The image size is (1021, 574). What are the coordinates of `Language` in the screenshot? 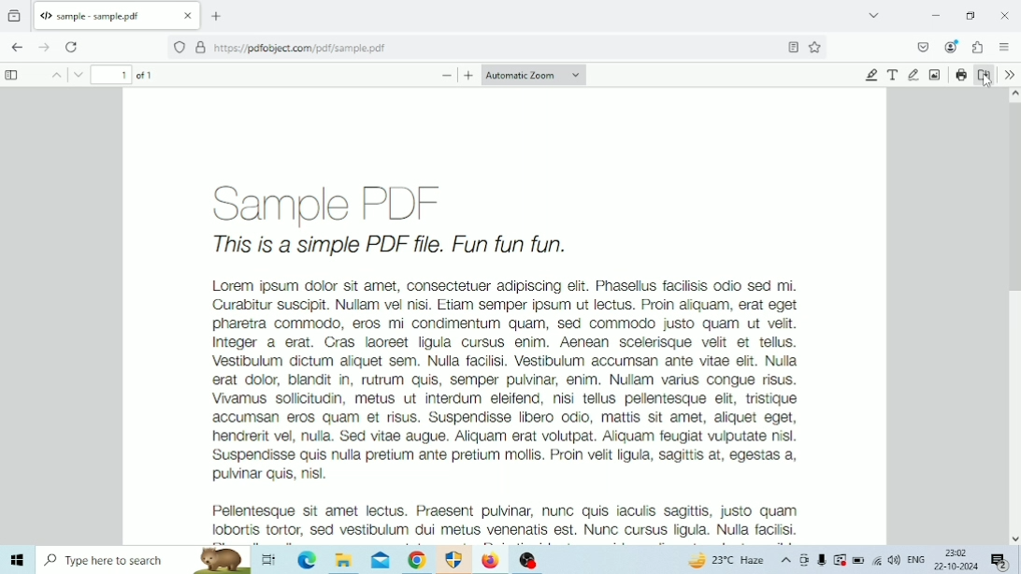 It's located at (917, 559).